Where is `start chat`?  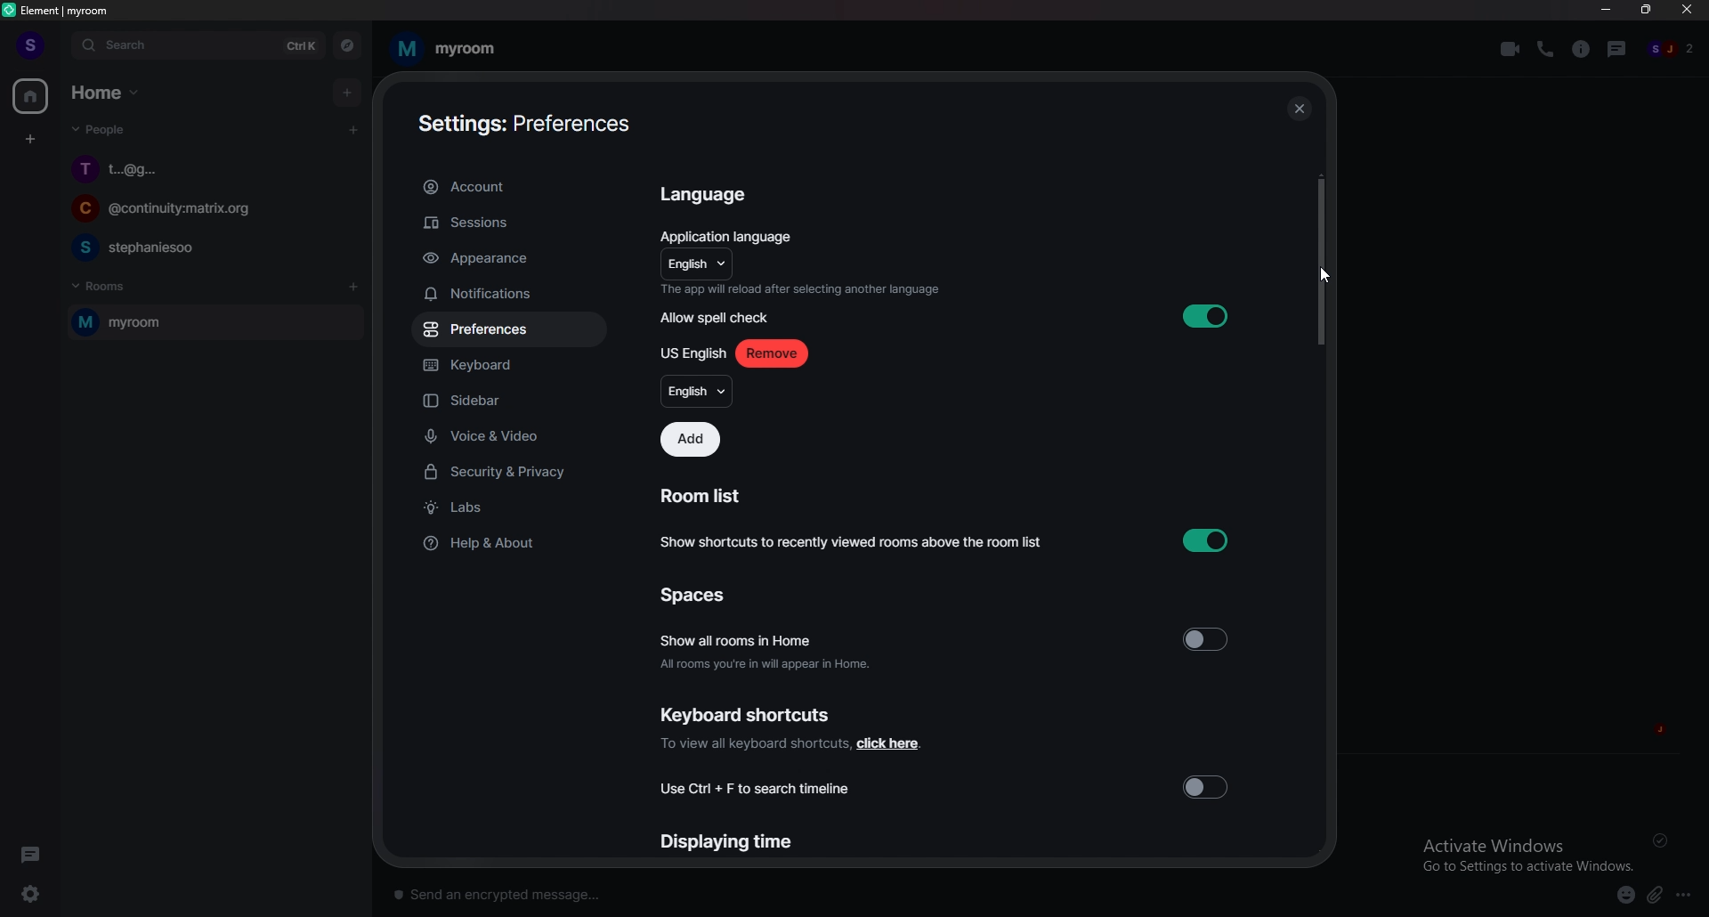
start chat is located at coordinates (352, 129).